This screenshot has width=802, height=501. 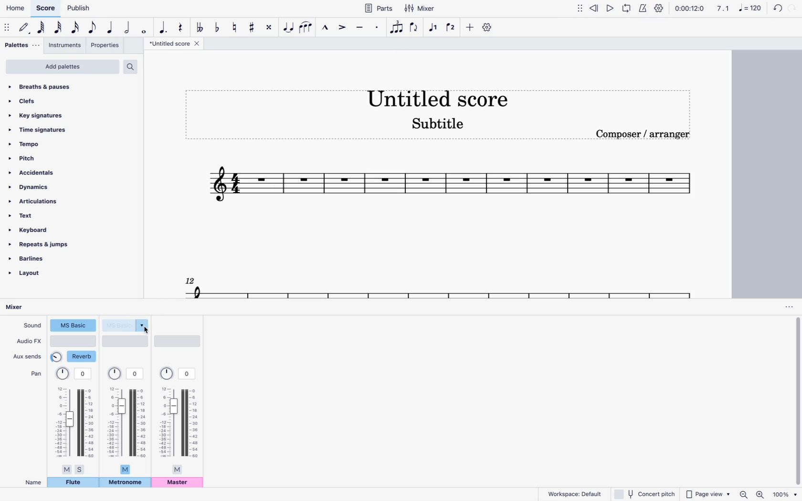 I want to click on eight note, so click(x=93, y=27).